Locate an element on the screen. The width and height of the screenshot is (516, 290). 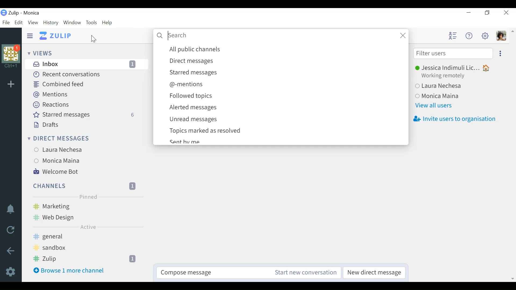
Filter users is located at coordinates (453, 53).